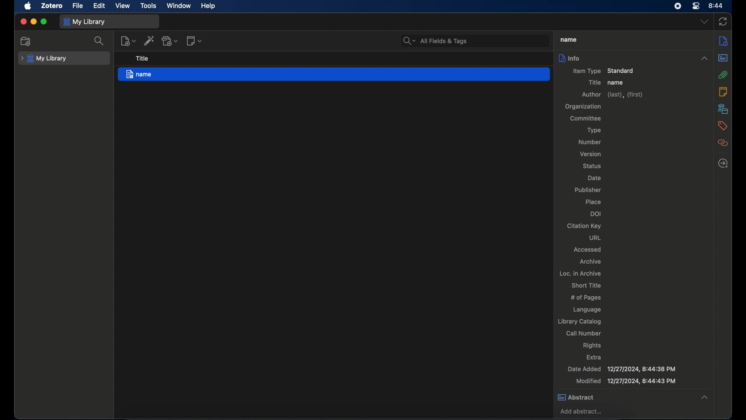  I want to click on name, so click(334, 75).